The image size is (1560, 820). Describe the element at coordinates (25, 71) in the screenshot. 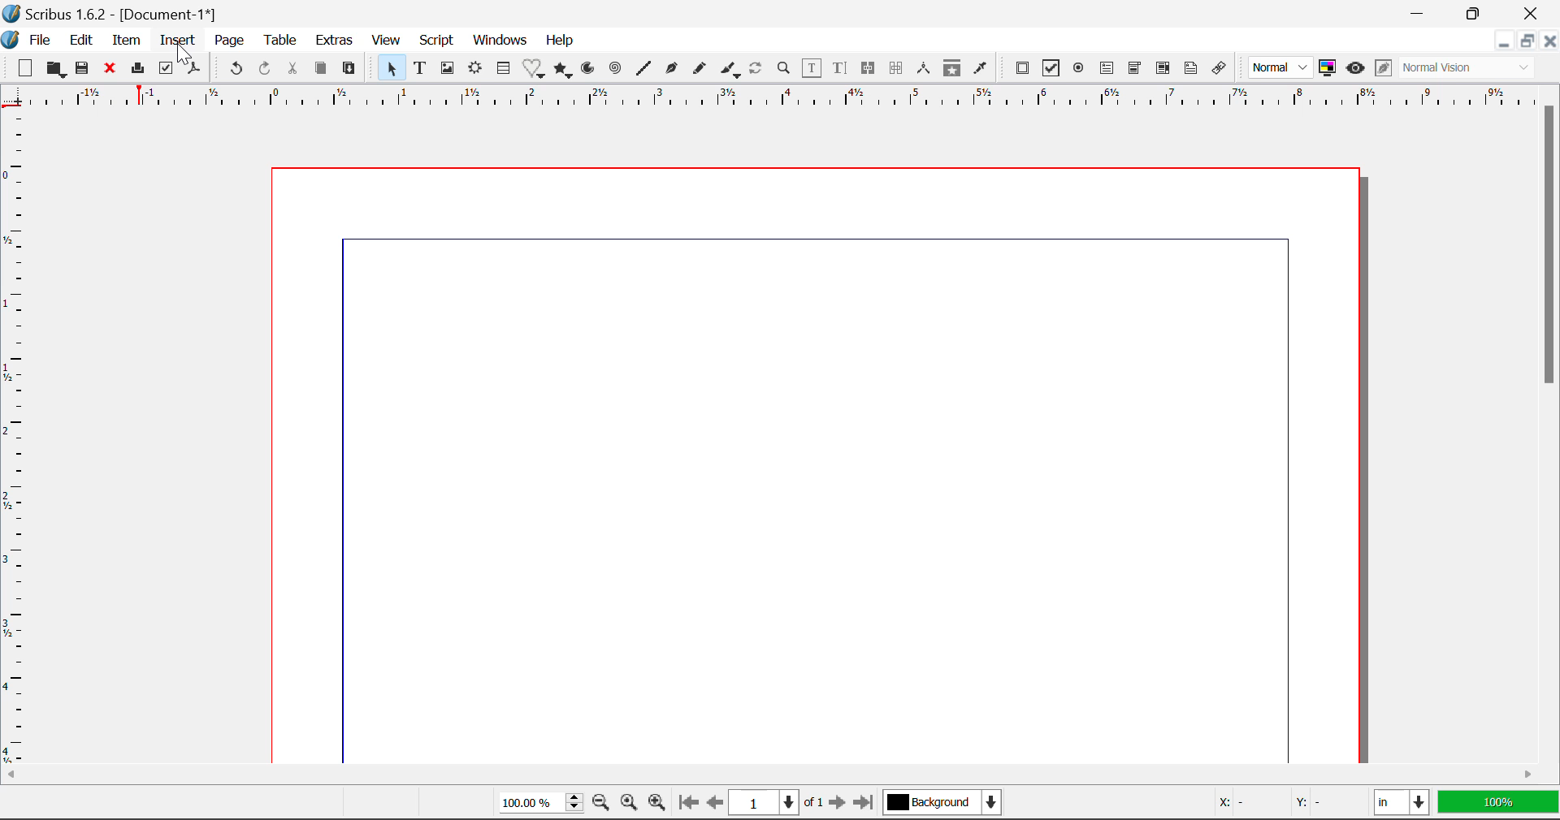

I see `New` at that location.